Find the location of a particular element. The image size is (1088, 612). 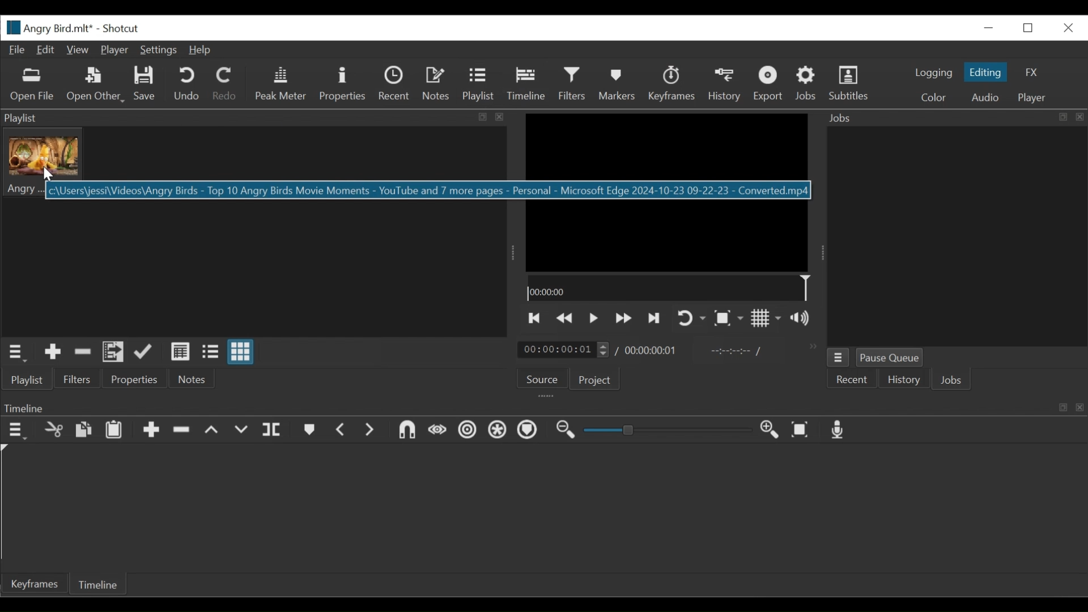

Filters is located at coordinates (573, 84).